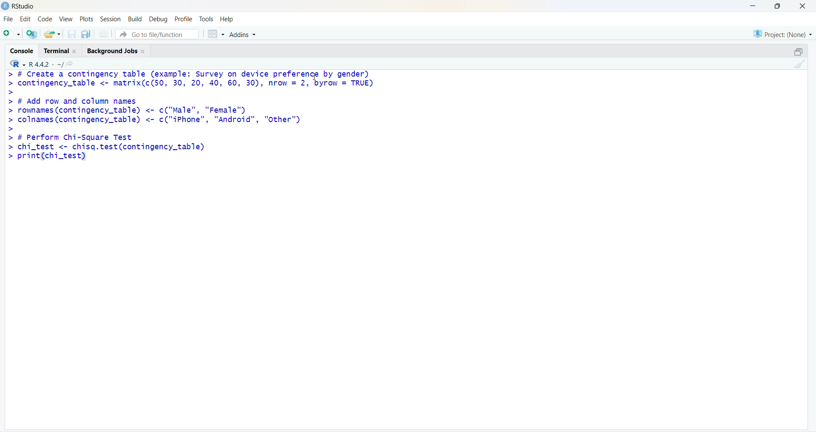 This screenshot has width=816, height=432. I want to click on add R file, so click(32, 34).